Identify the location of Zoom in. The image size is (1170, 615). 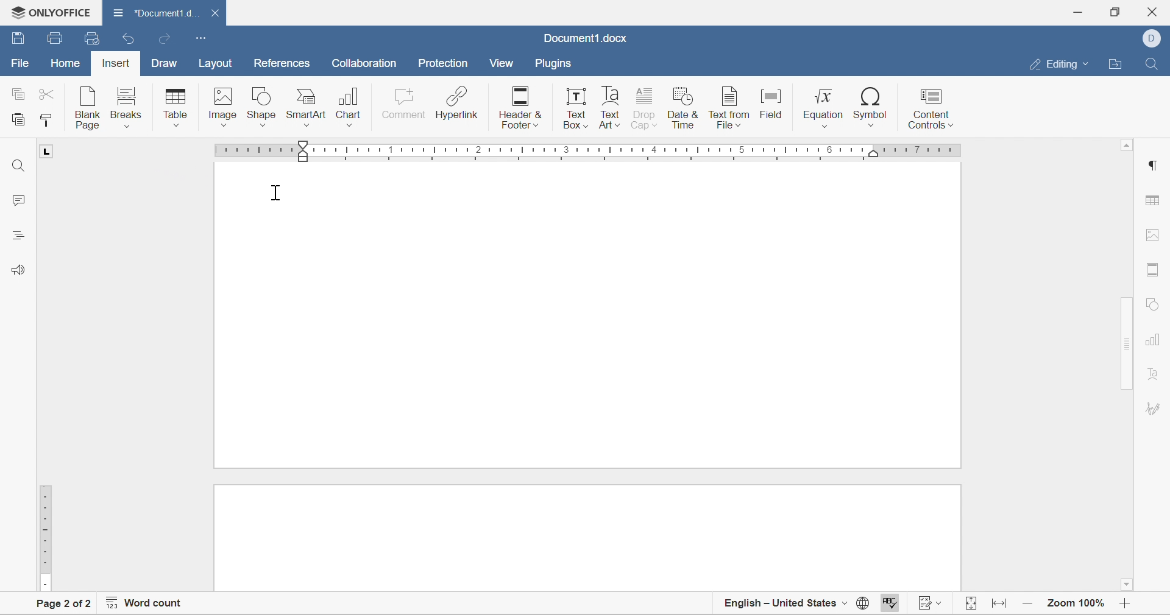
(1128, 606).